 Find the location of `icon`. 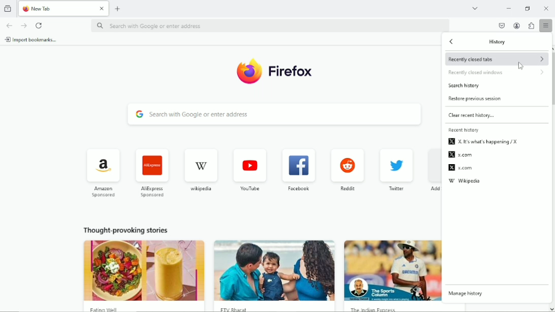

icon is located at coordinates (151, 167).